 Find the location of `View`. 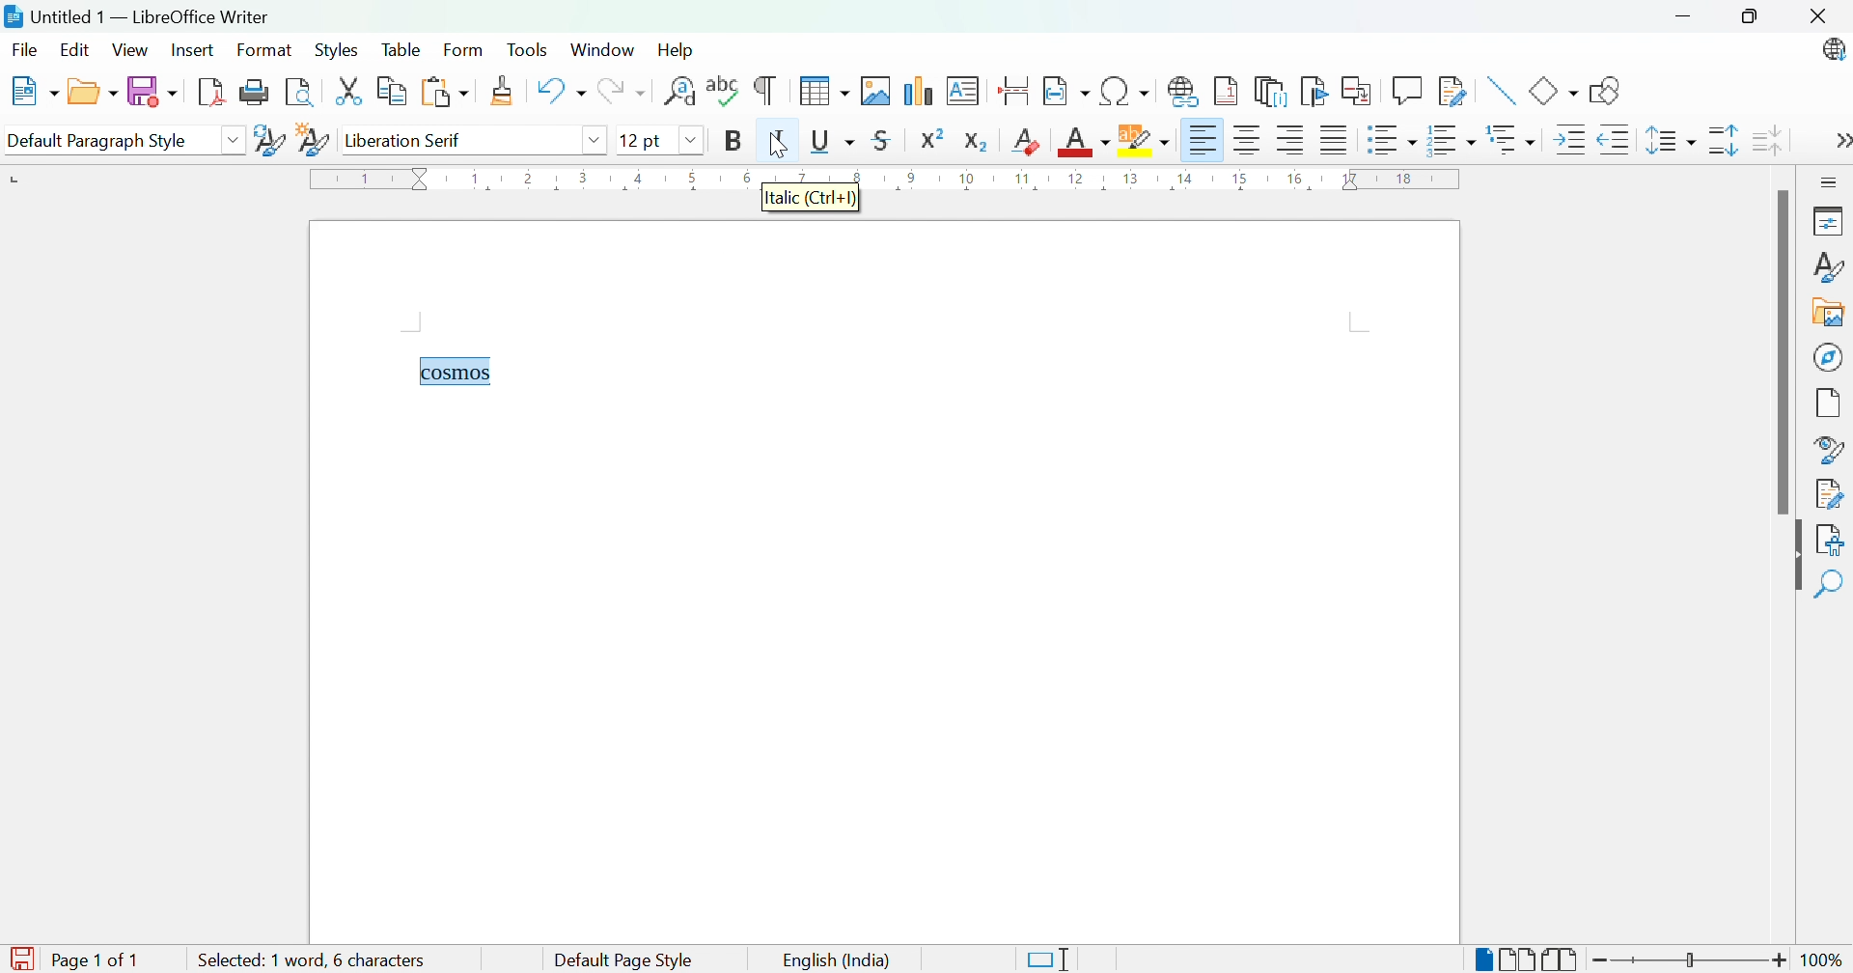

View is located at coordinates (132, 49).